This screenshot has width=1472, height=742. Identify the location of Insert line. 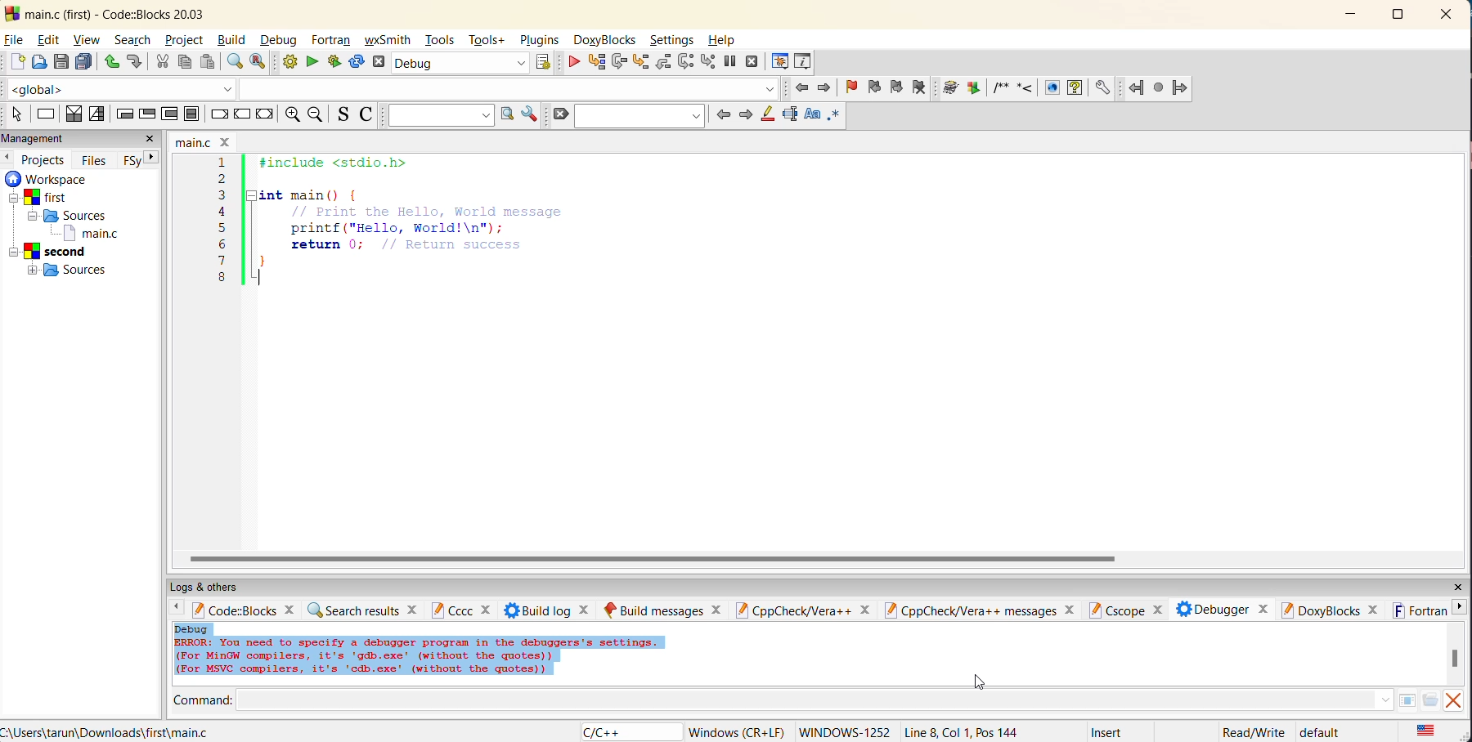
(1023, 90).